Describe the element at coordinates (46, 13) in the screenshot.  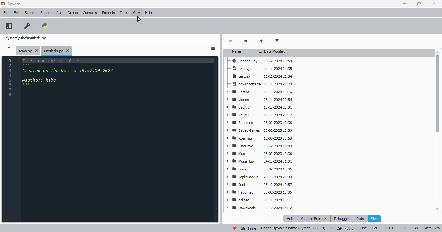
I see `source` at that location.